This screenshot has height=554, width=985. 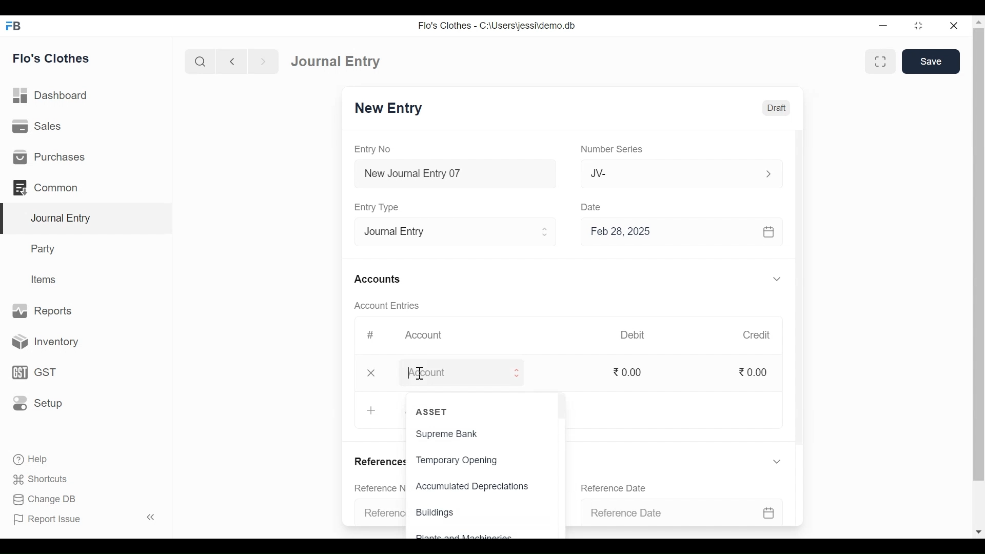 I want to click on Supreme Bank, so click(x=449, y=434).